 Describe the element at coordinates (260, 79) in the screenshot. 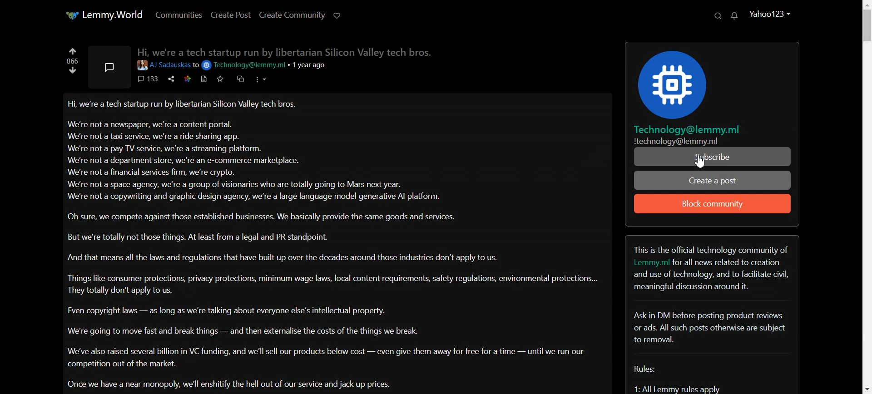

I see `More actions` at that location.